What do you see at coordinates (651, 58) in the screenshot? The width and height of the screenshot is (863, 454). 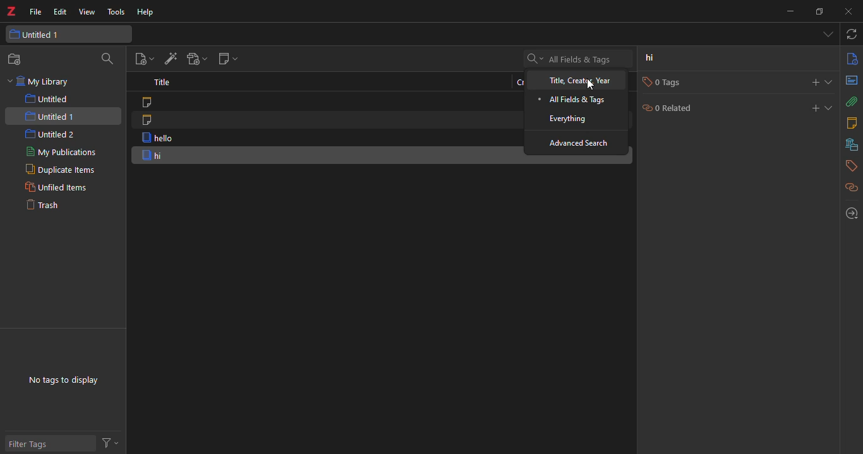 I see `hi` at bounding box center [651, 58].